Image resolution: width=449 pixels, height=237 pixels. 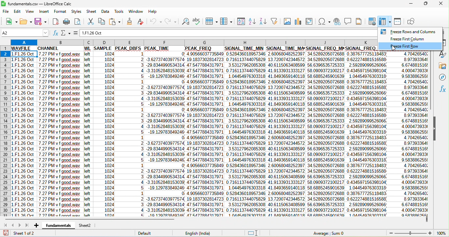 What do you see at coordinates (27, 225) in the screenshot?
I see `last sheet` at bounding box center [27, 225].